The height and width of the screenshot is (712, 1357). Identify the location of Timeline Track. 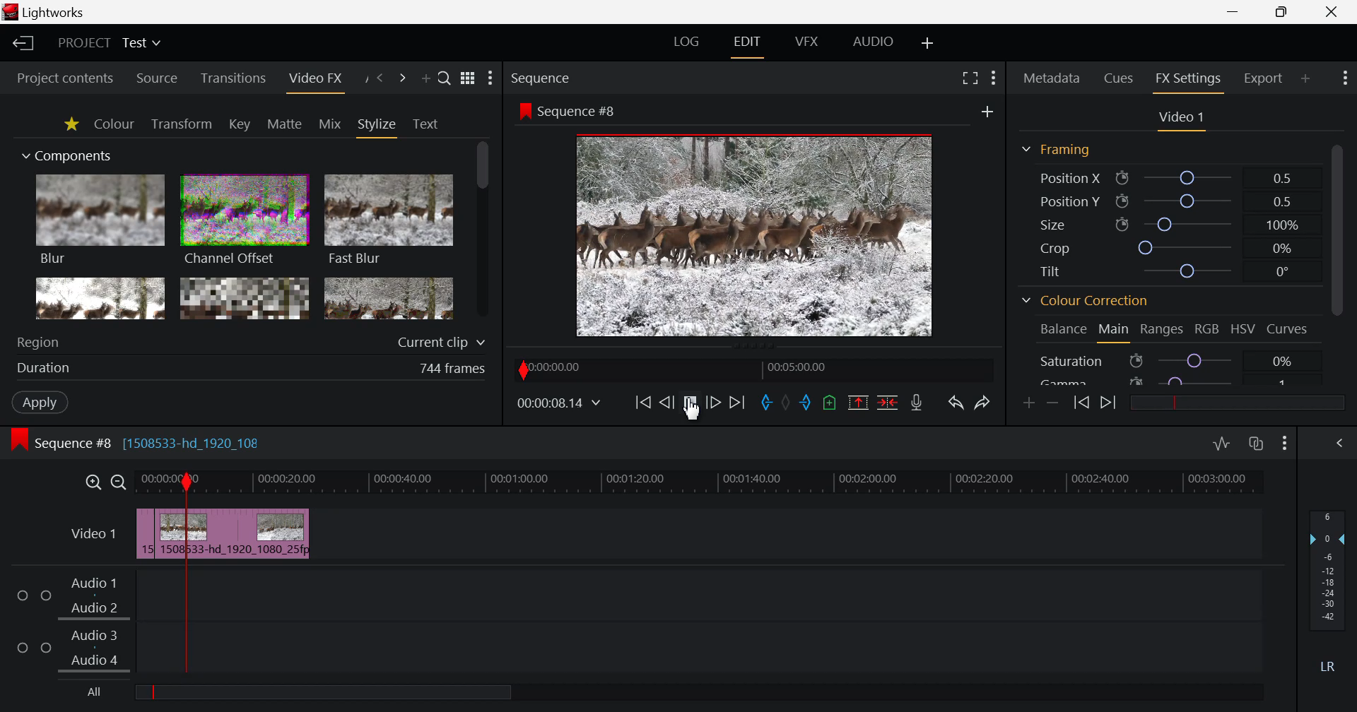
(703, 484).